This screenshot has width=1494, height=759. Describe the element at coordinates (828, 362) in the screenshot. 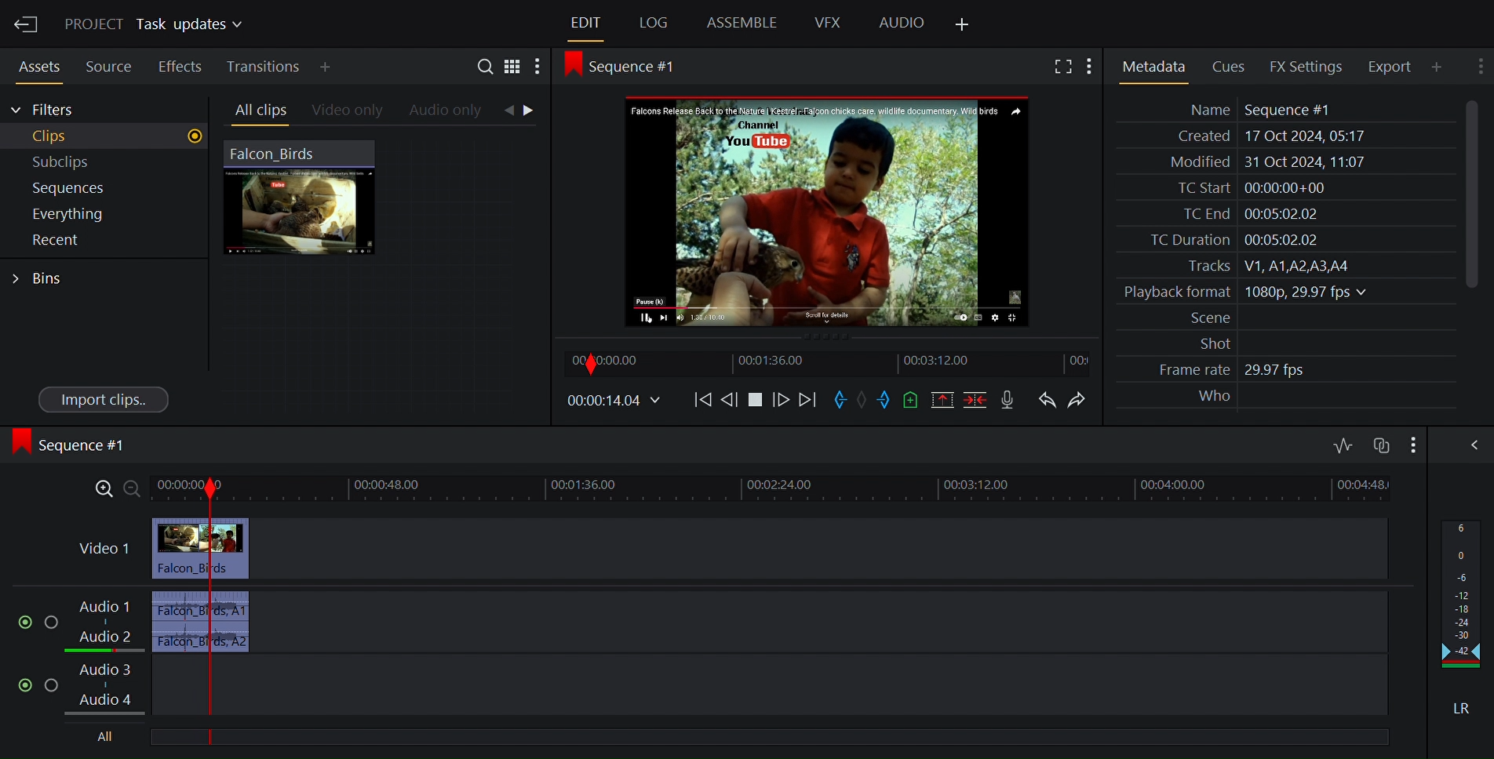

I see `Timeline` at that location.